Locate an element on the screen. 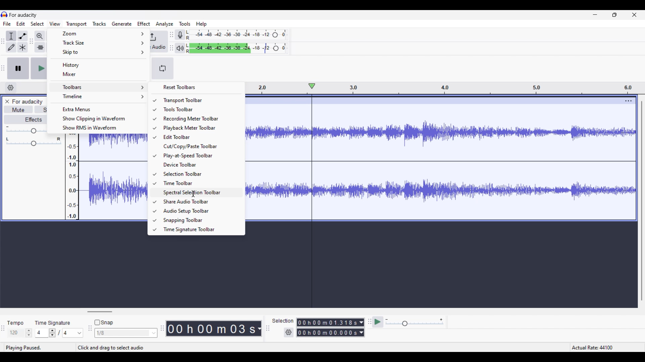 The image size is (645, 362). Playback meter is located at coordinates (179, 48).